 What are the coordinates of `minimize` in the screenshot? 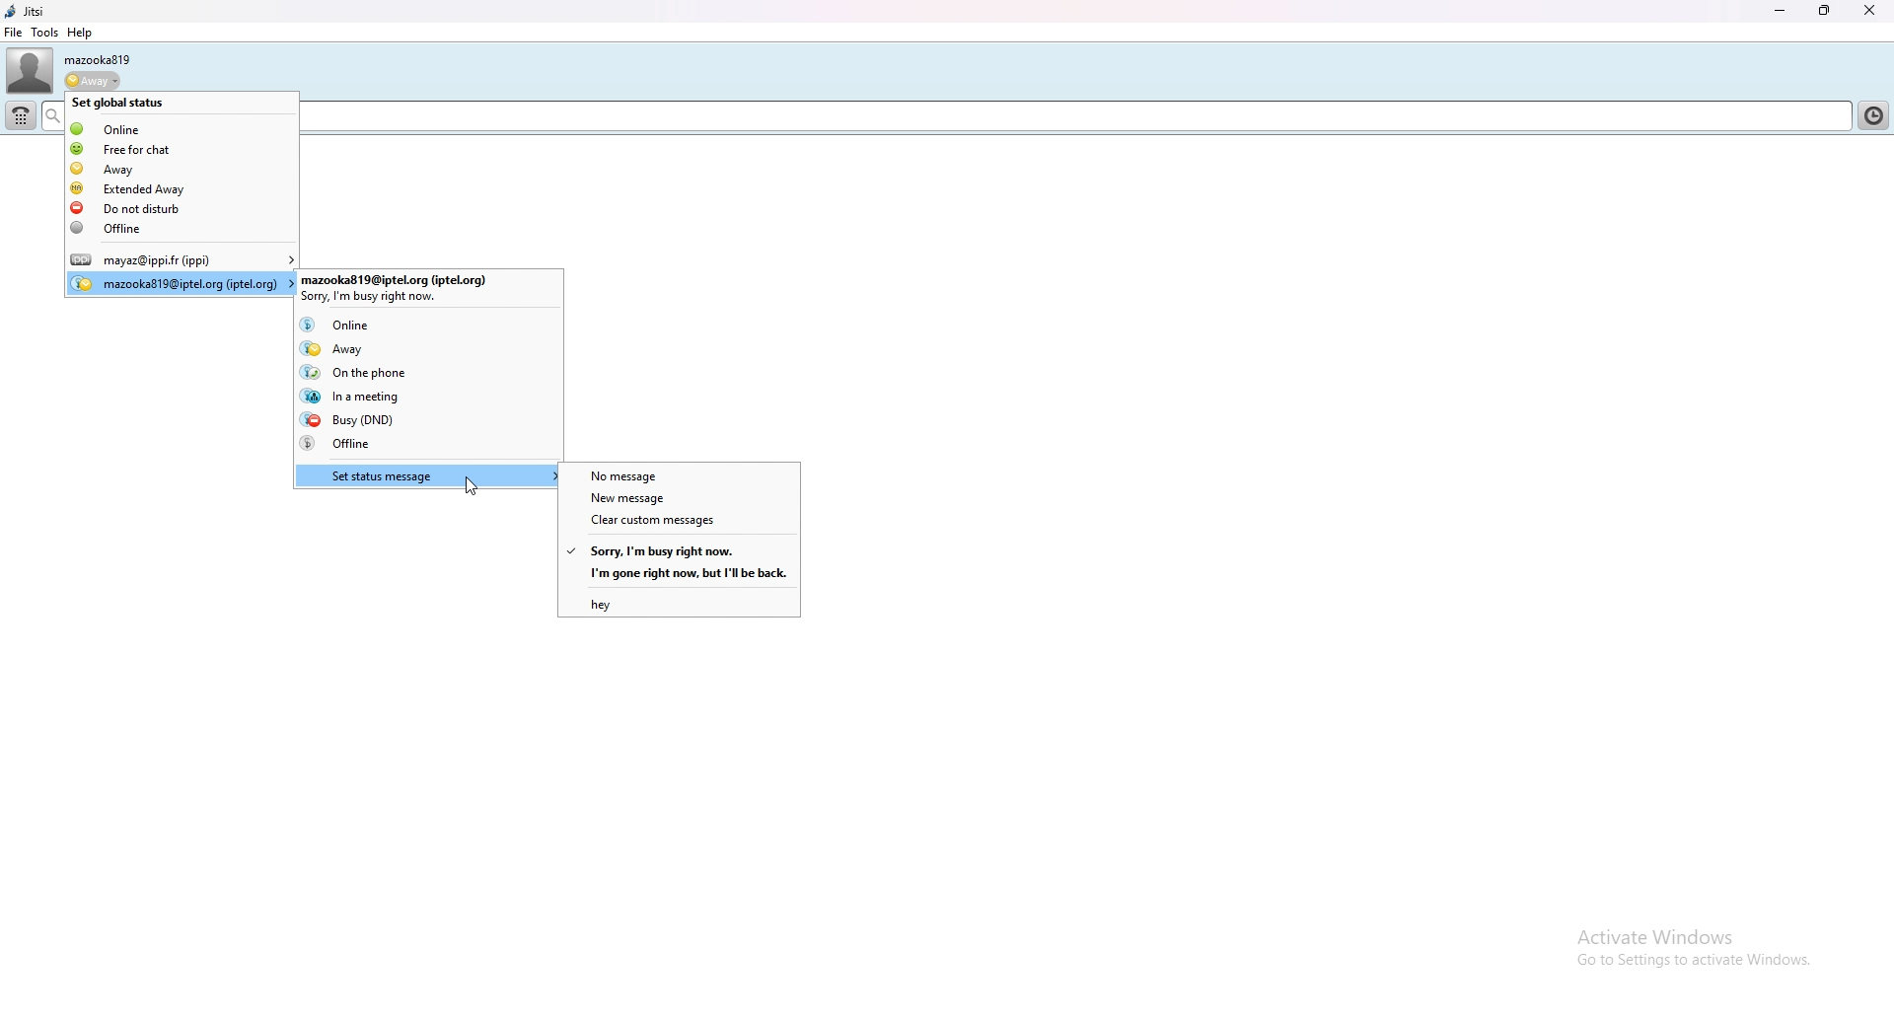 It's located at (1781, 11).